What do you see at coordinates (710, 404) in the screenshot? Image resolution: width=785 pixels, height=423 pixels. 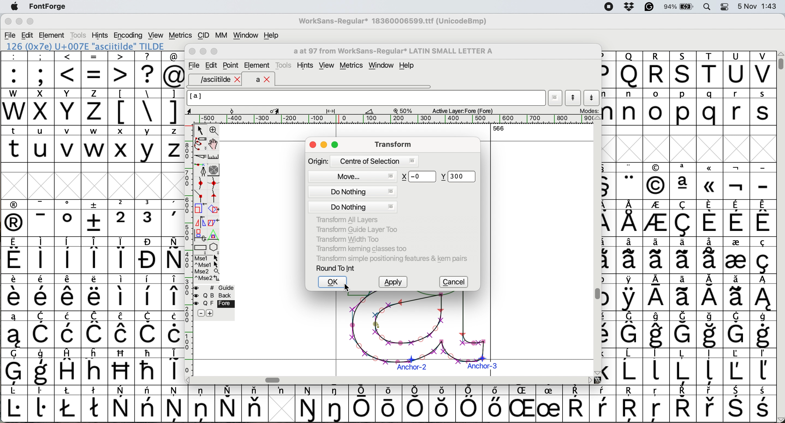 I see `symbol` at bounding box center [710, 404].